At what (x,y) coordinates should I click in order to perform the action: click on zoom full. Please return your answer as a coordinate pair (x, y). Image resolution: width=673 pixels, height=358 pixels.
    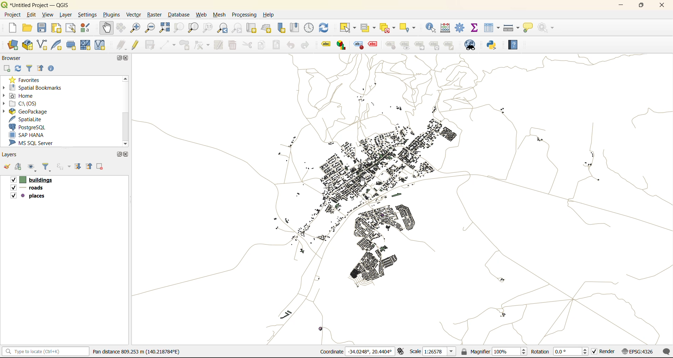
    Looking at the image, I should click on (166, 28).